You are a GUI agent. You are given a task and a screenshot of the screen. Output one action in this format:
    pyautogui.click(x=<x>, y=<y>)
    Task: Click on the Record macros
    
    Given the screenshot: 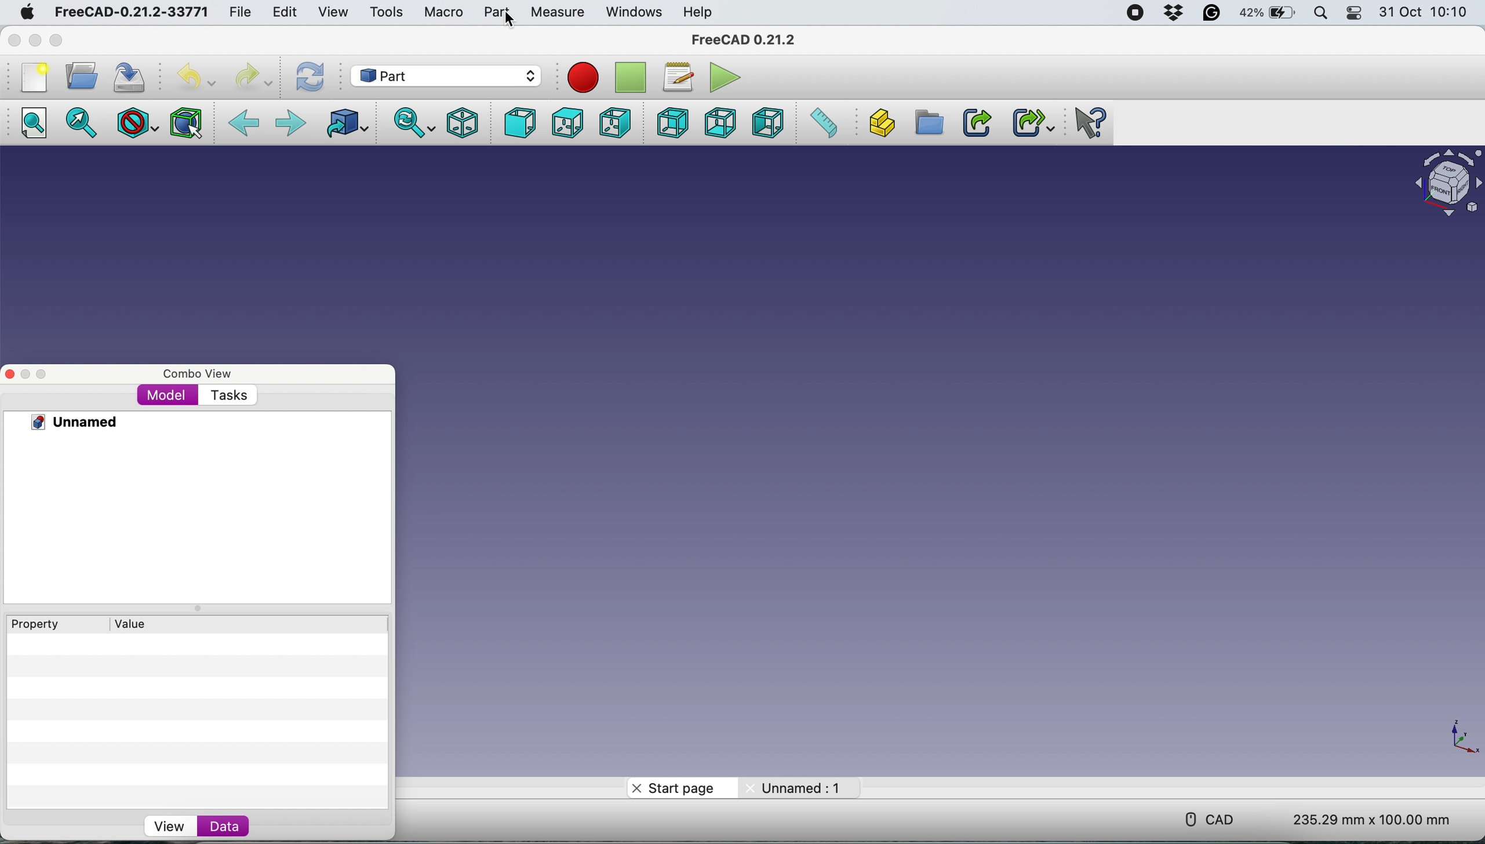 What is the action you would take?
    pyautogui.click(x=584, y=78)
    